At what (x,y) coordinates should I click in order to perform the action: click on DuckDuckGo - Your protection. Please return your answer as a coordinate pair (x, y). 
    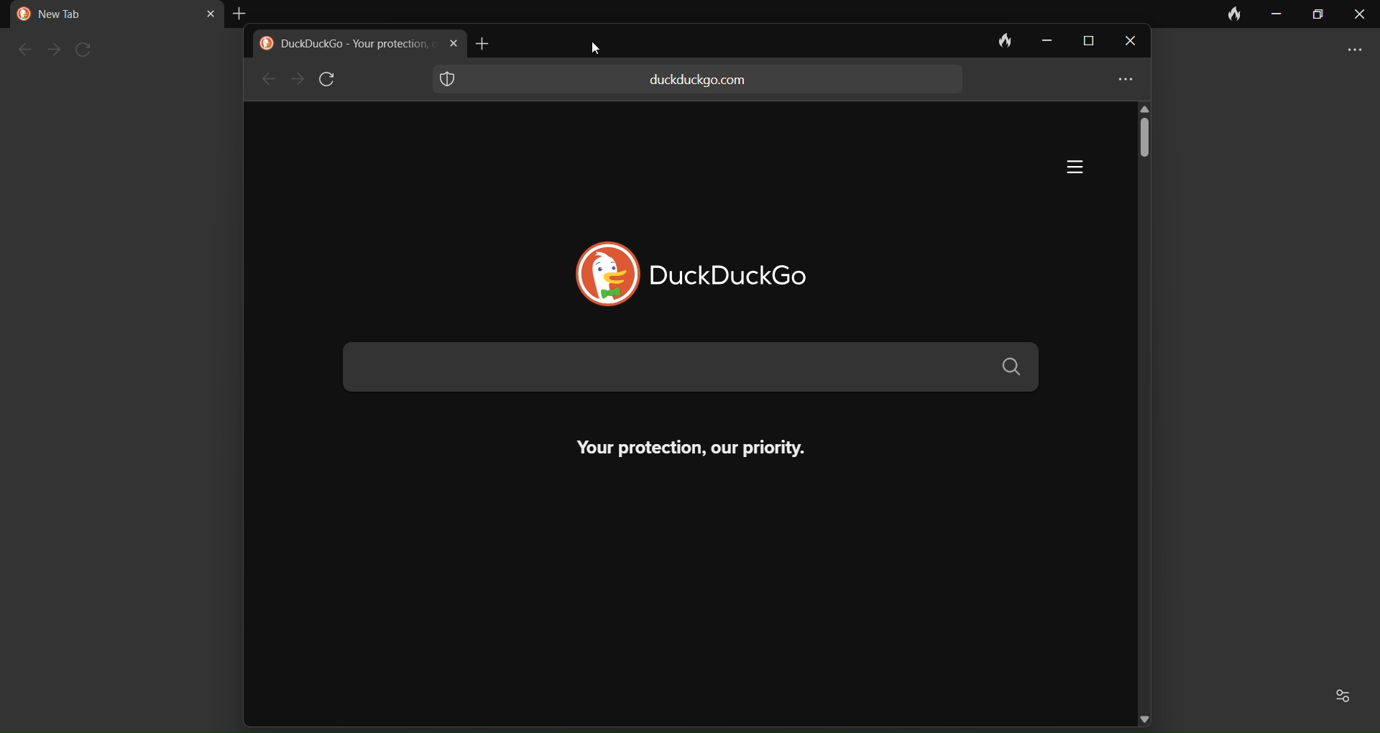
    Looking at the image, I should click on (356, 45).